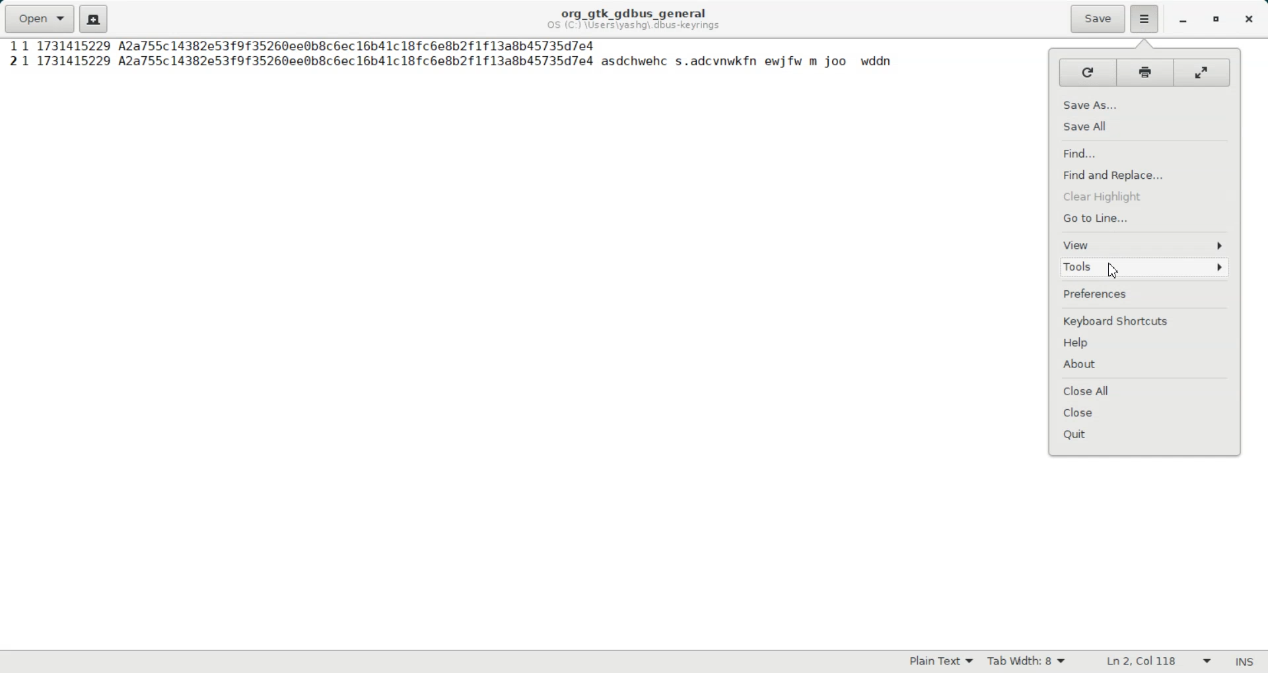 Image resolution: width=1268 pixels, height=673 pixels. Describe the element at coordinates (1204, 73) in the screenshot. I see `Full screen` at that location.